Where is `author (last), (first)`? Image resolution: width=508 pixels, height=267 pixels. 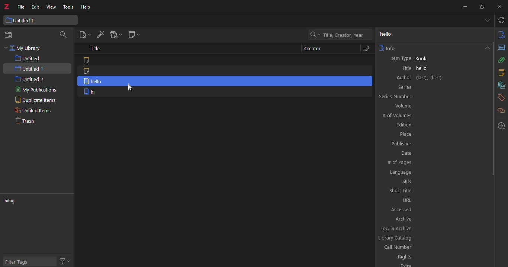
author (last), (first) is located at coordinates (422, 78).